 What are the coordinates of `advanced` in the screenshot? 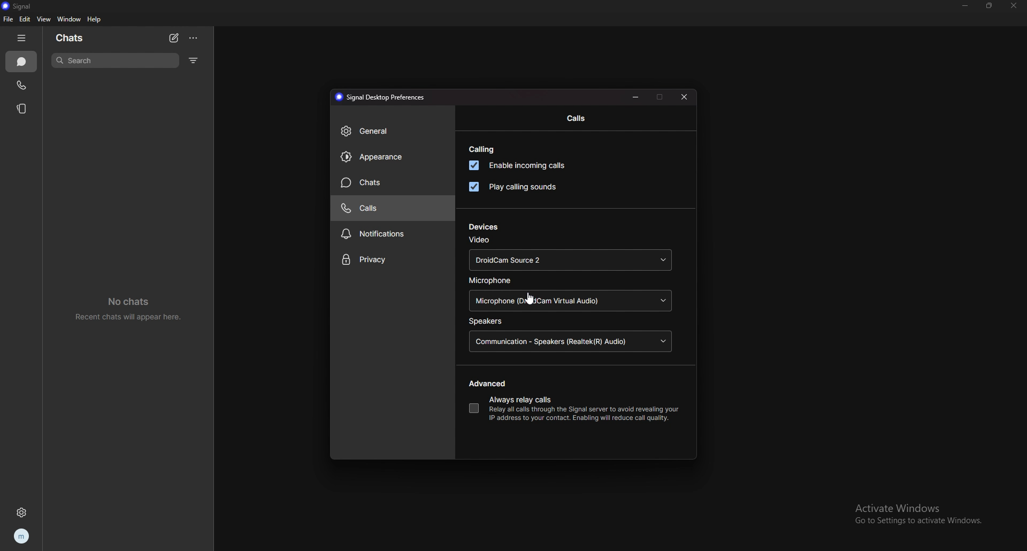 It's located at (489, 384).